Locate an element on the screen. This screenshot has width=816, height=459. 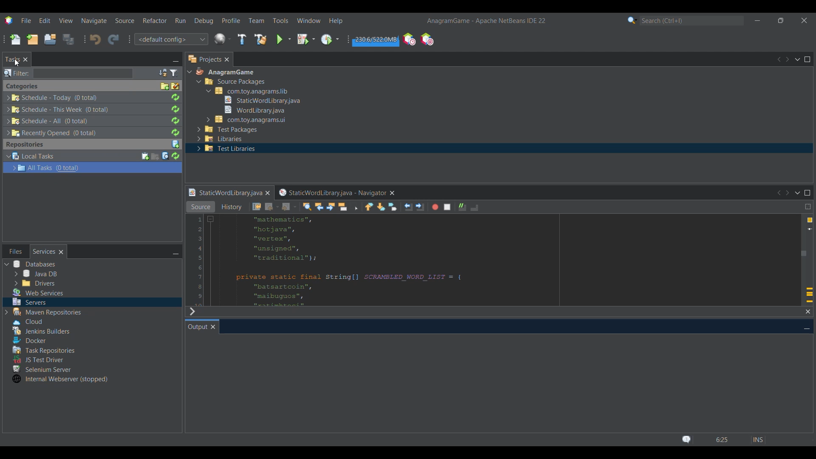
Build main project is located at coordinates (242, 39).